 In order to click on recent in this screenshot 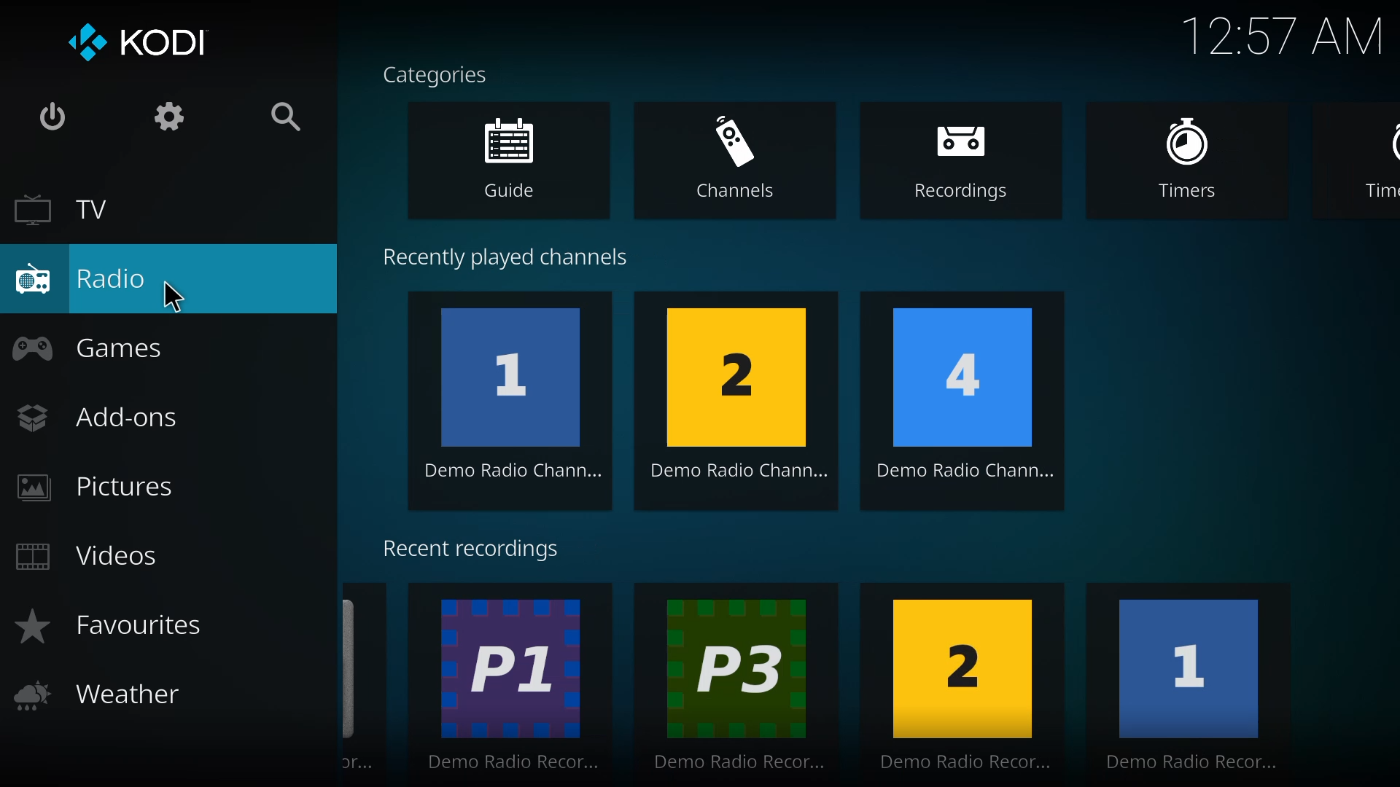, I will do `click(470, 550)`.